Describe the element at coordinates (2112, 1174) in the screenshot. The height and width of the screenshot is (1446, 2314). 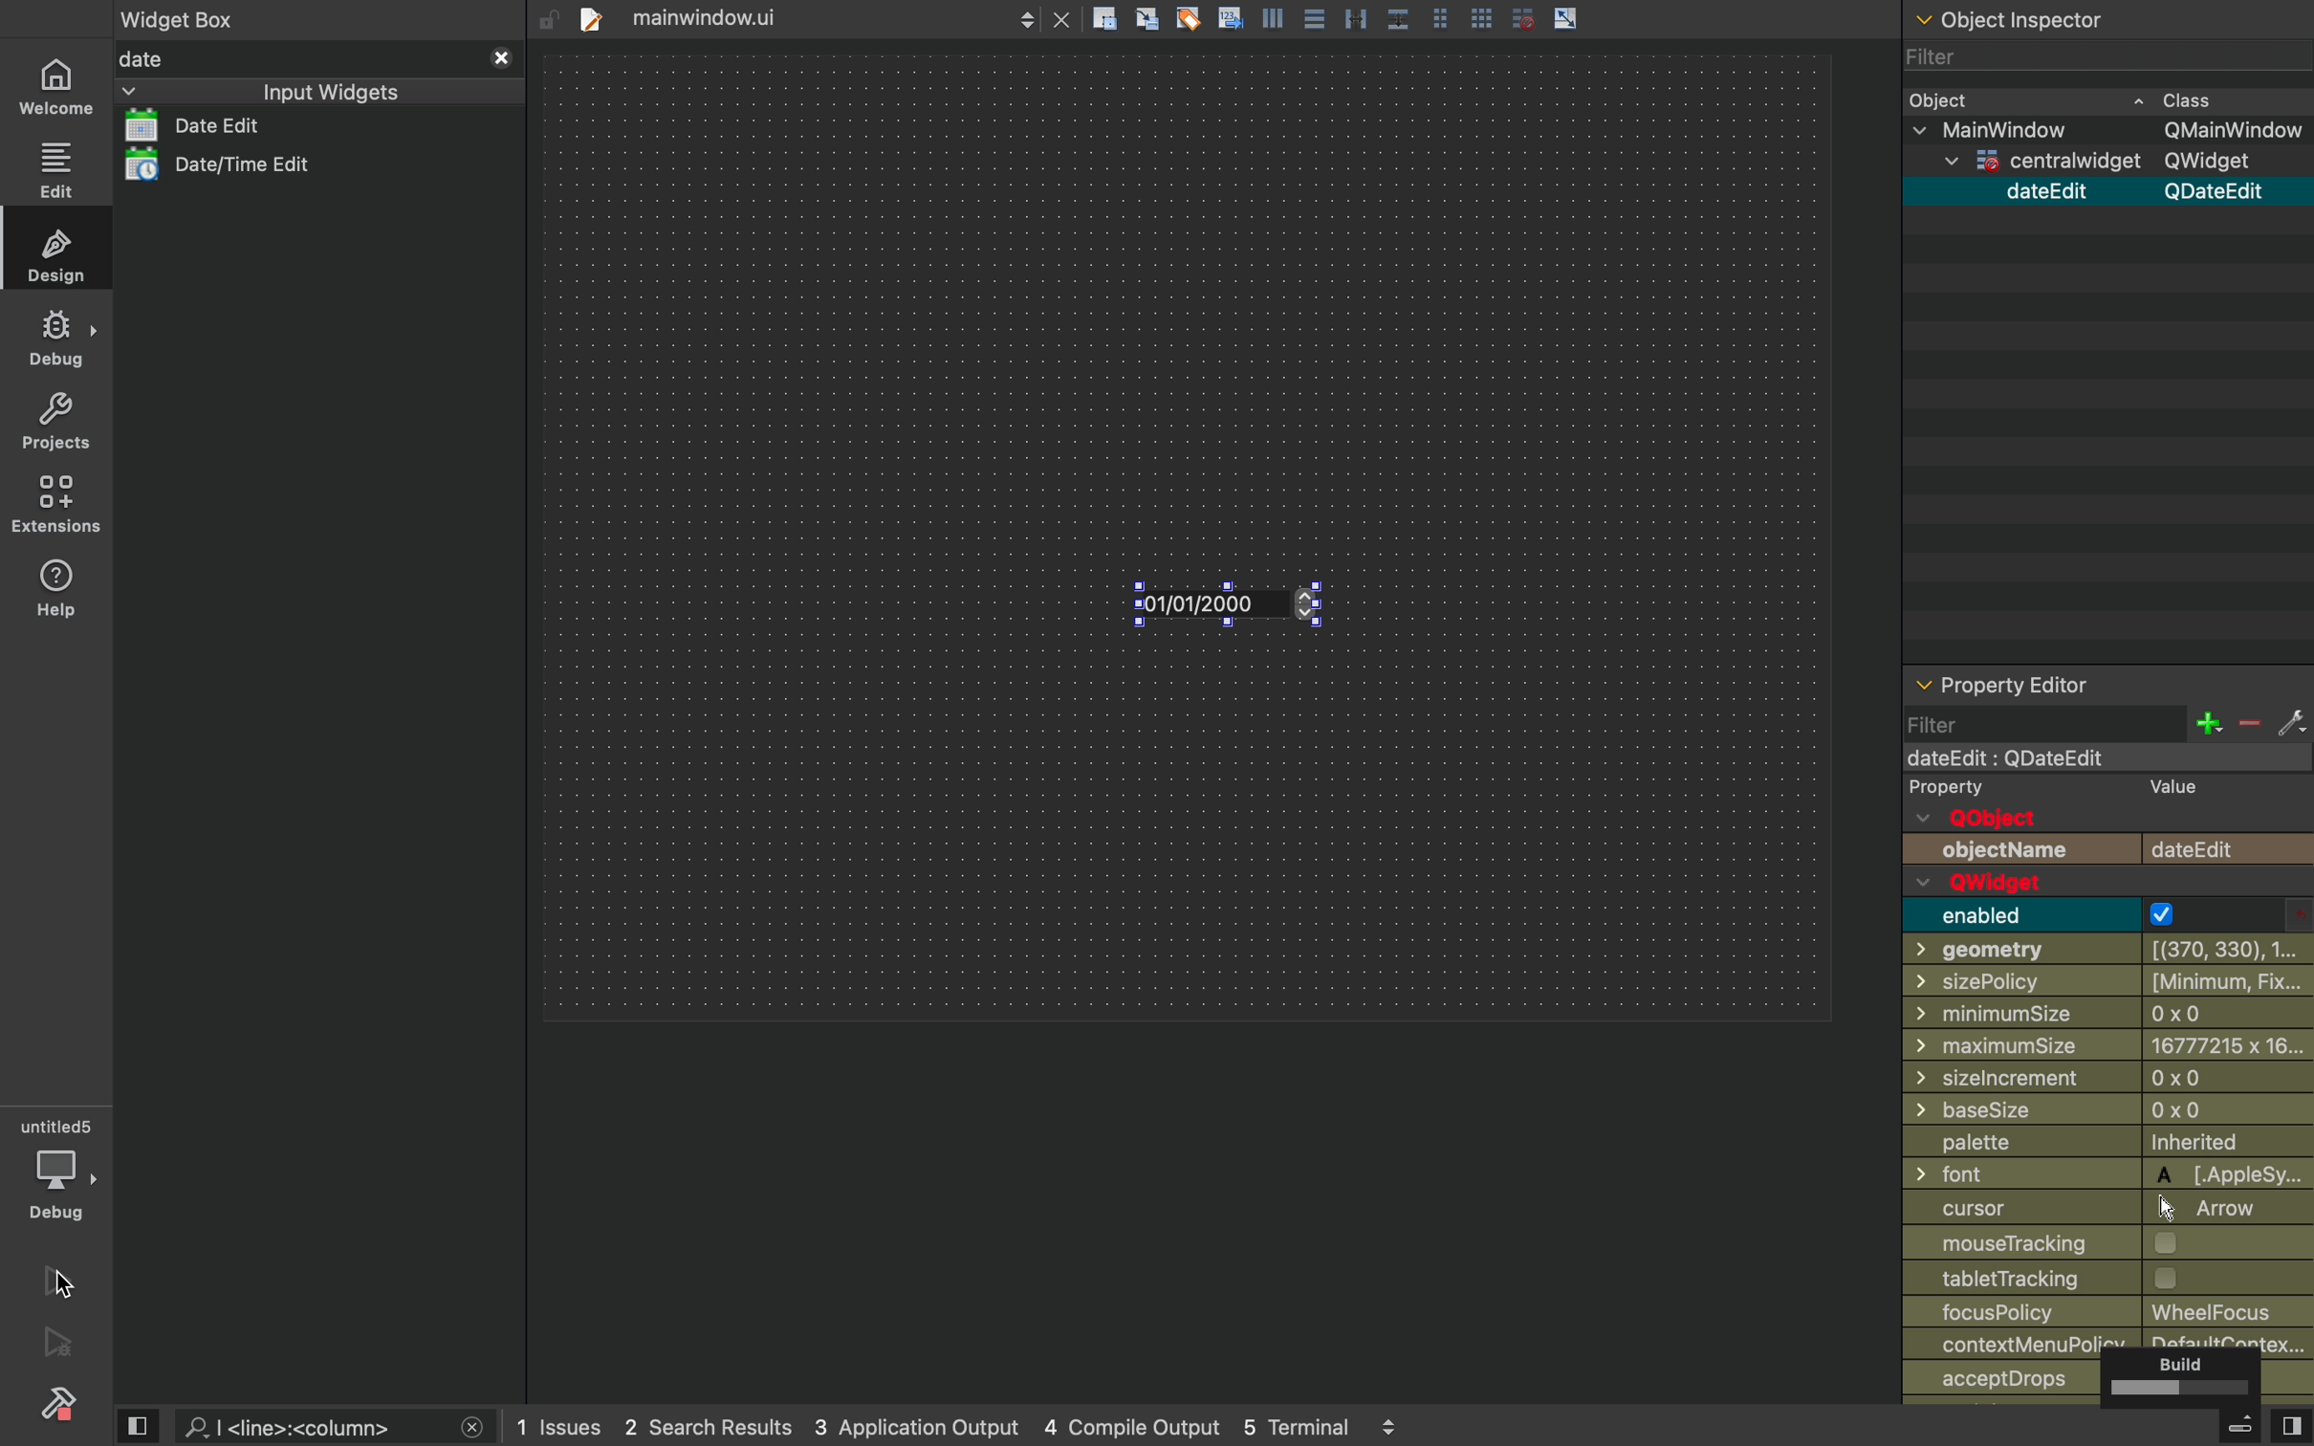
I see `font` at that location.